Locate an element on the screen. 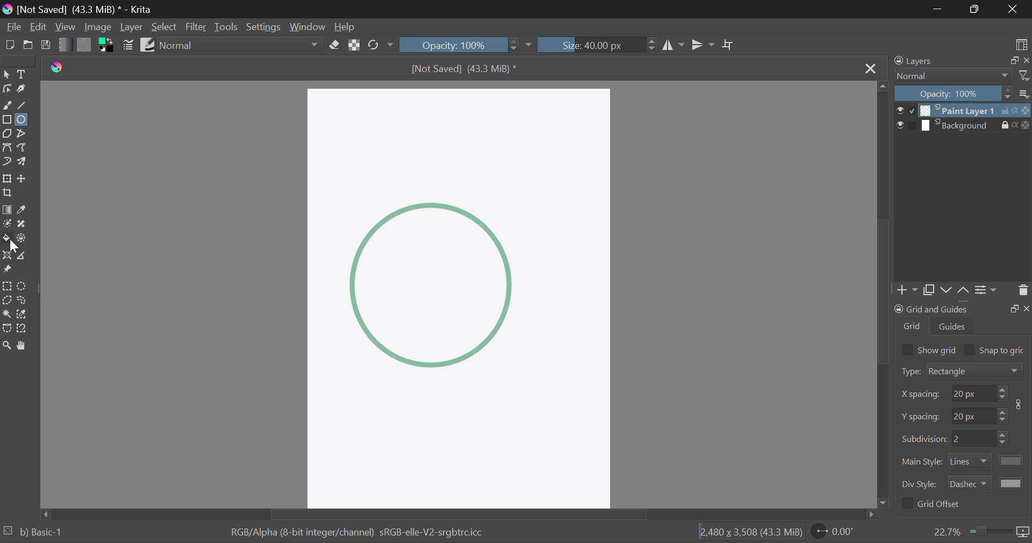 The image size is (1032, 543). Grid Type is located at coordinates (963, 372).